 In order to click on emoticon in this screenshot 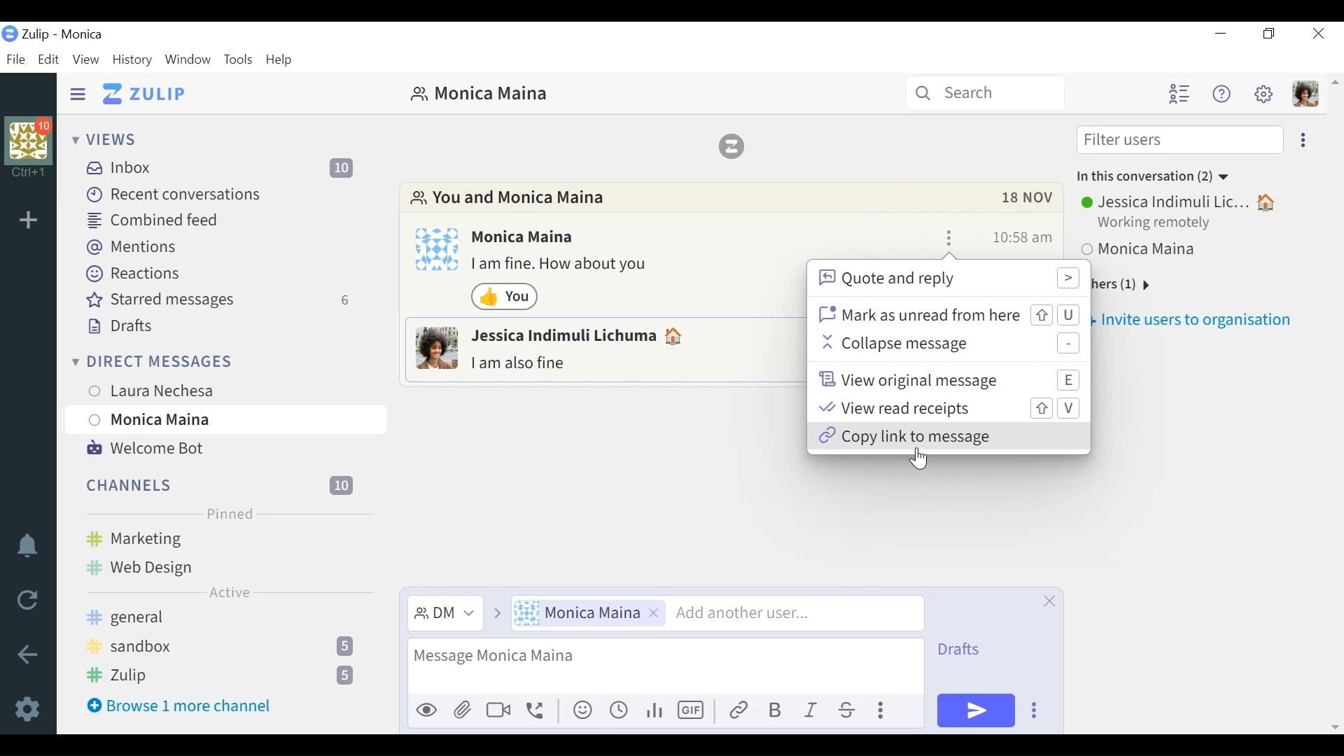, I will do `click(584, 710)`.